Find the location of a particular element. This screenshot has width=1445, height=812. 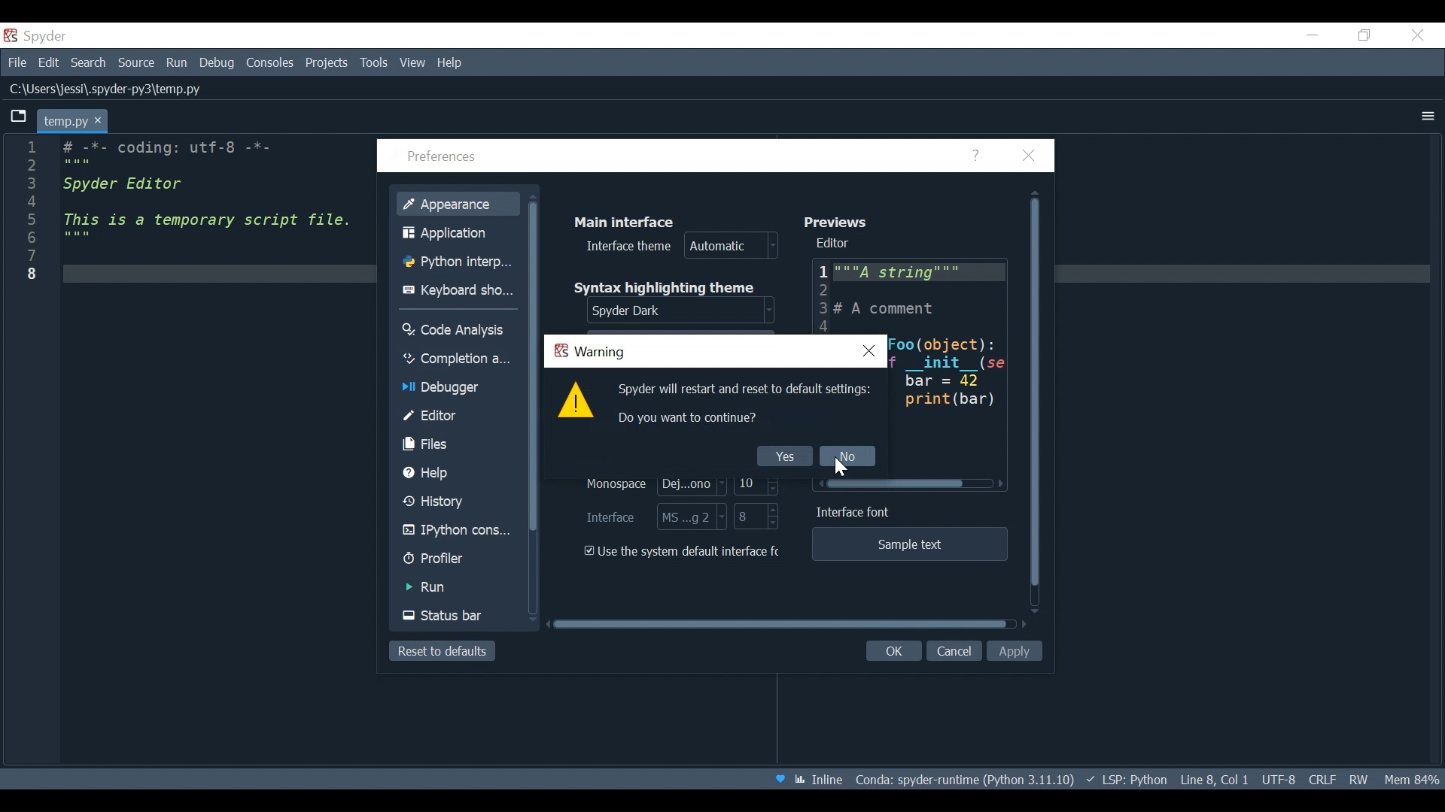

Previews is located at coordinates (841, 221).